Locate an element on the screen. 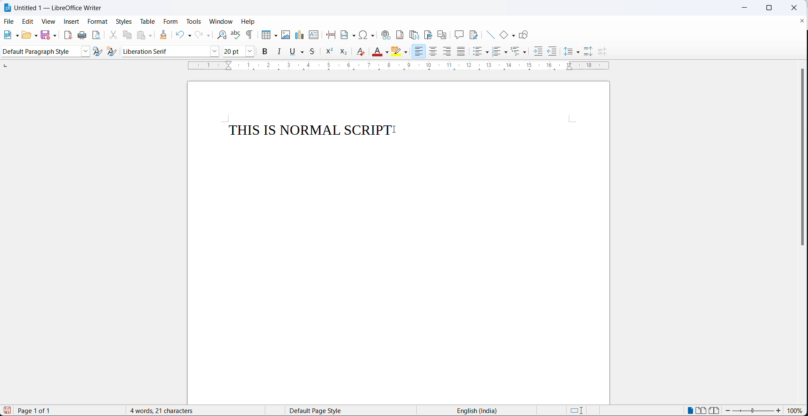 The image size is (808, 416). font size dropdown button is located at coordinates (250, 51).